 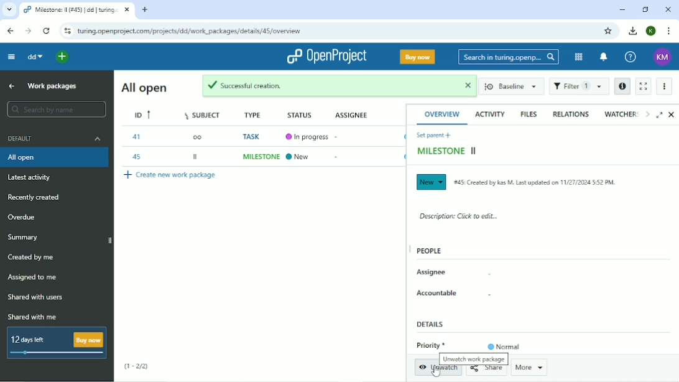 I want to click on 41, so click(x=136, y=136).